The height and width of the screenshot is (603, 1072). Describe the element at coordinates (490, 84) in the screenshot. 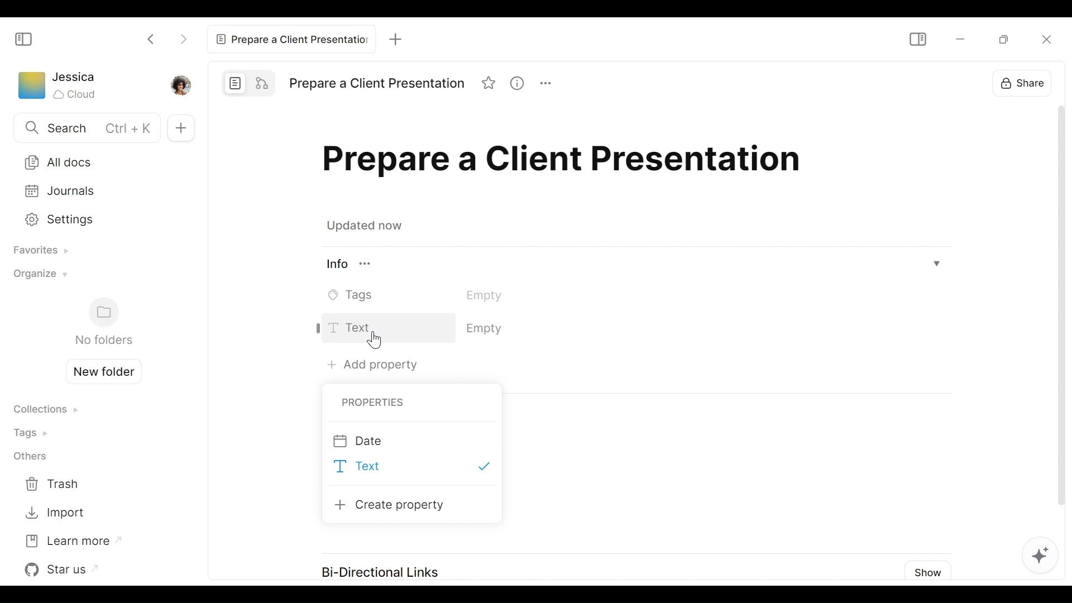

I see `Favorite` at that location.